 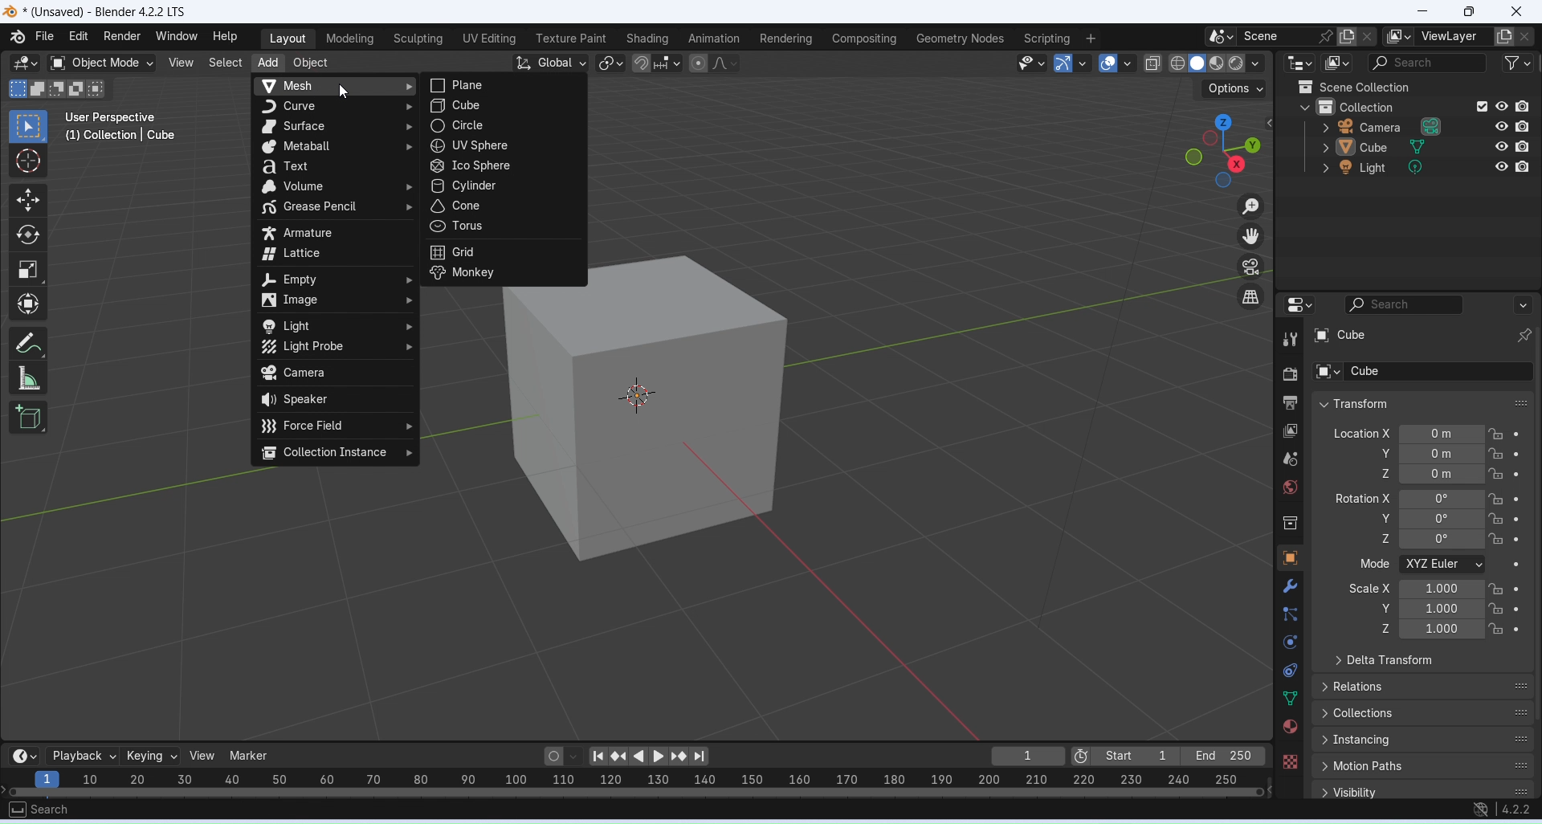 What do you see at coordinates (29, 127) in the screenshot?
I see `Select box` at bounding box center [29, 127].